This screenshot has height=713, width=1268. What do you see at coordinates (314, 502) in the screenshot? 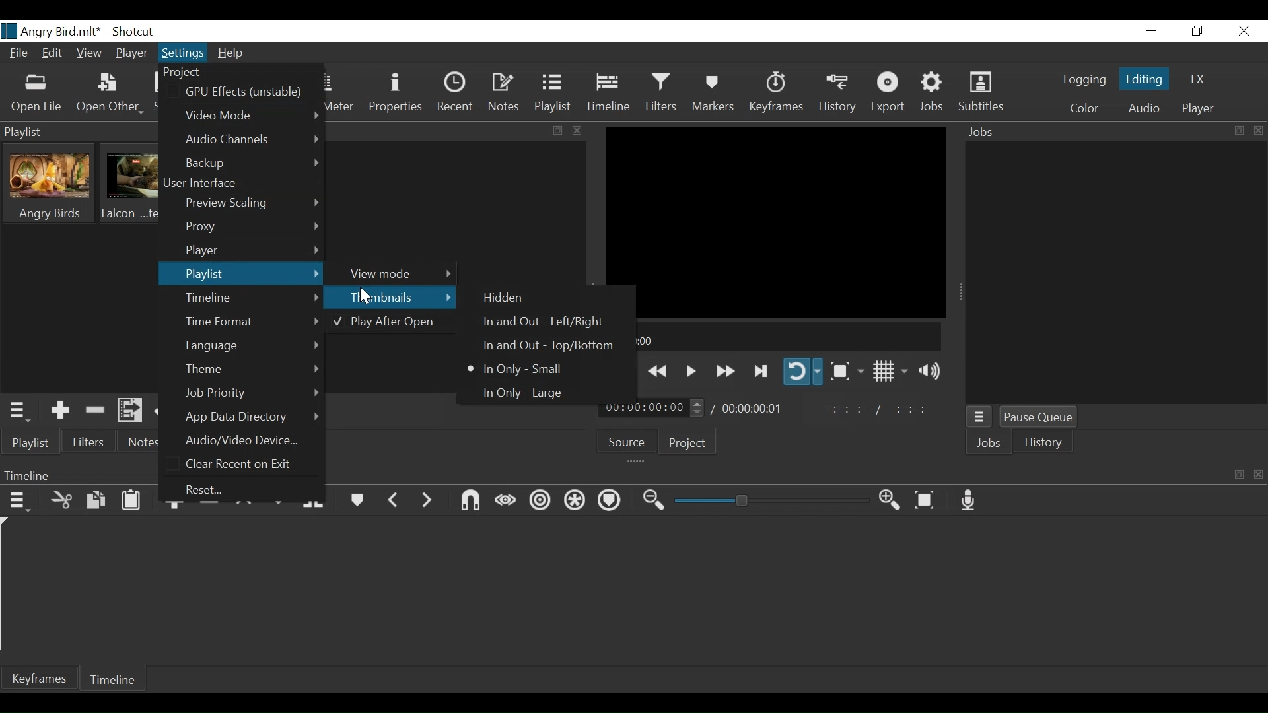
I see `Split at playhead` at bounding box center [314, 502].